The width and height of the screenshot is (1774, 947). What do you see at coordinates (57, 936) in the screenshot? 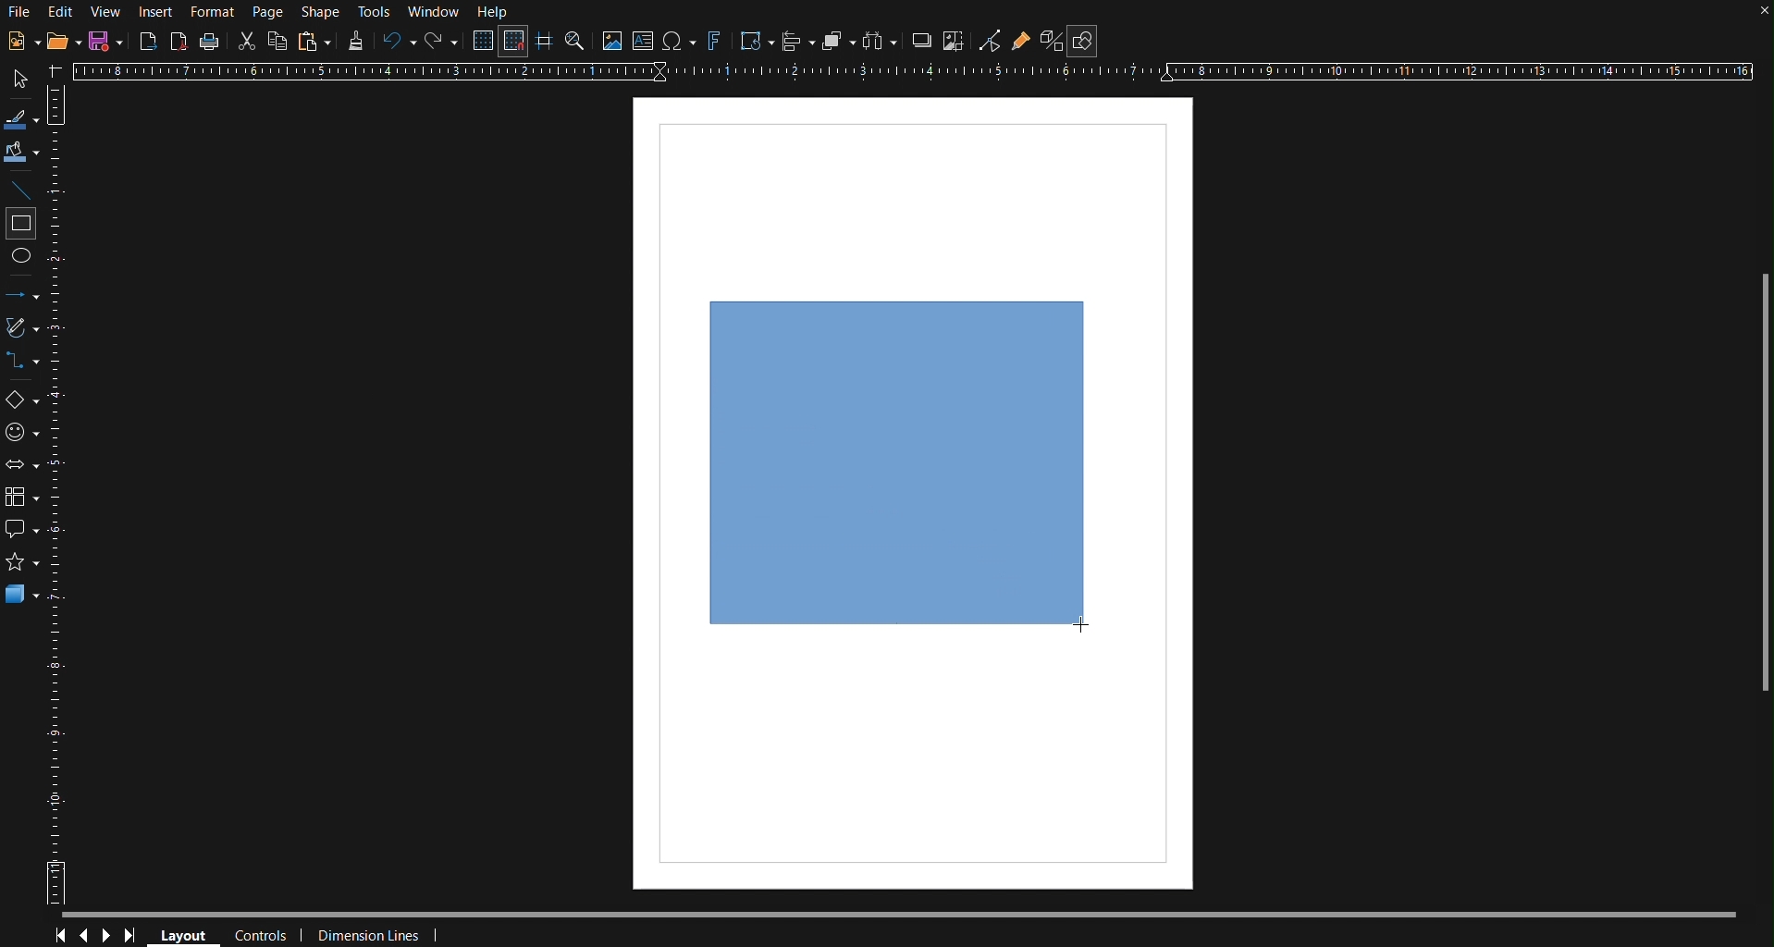
I see `First Page` at bounding box center [57, 936].